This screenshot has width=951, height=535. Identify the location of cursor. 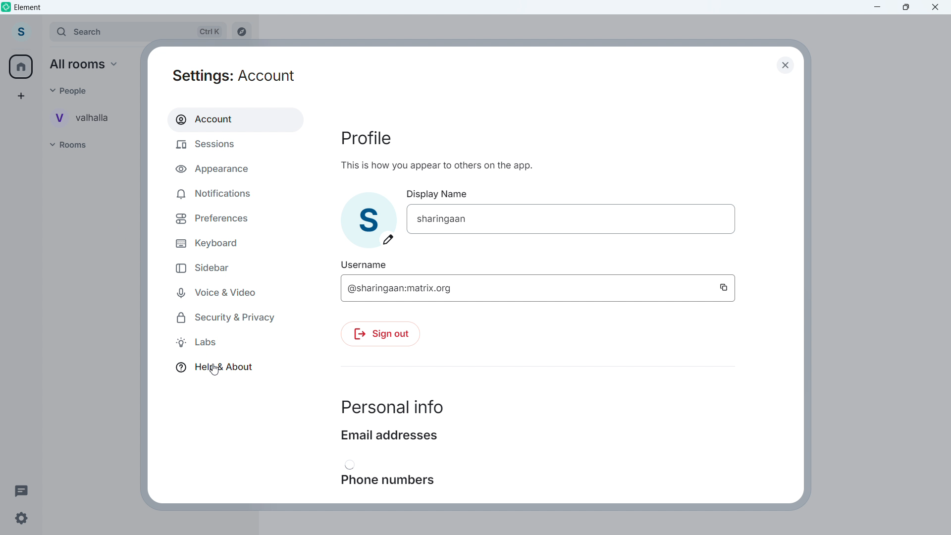
(216, 370).